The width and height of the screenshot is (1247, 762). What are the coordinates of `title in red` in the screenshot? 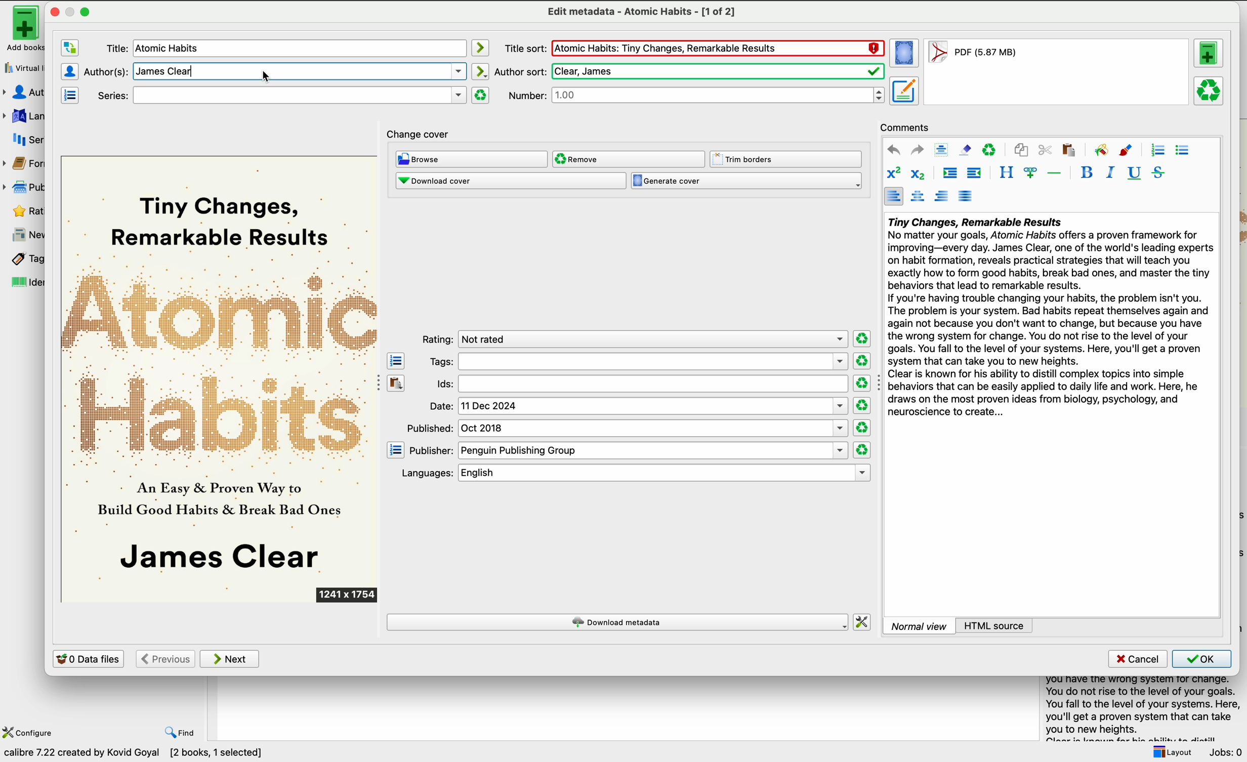 It's located at (718, 49).